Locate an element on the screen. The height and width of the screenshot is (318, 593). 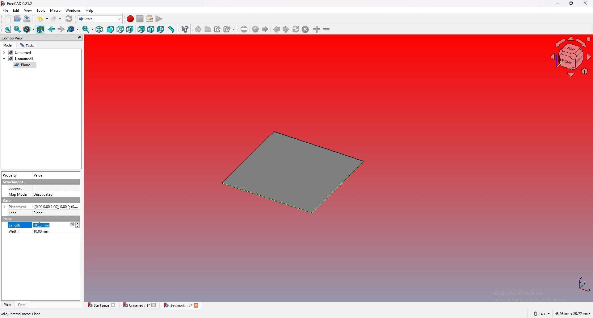
next page is located at coordinates (286, 30).